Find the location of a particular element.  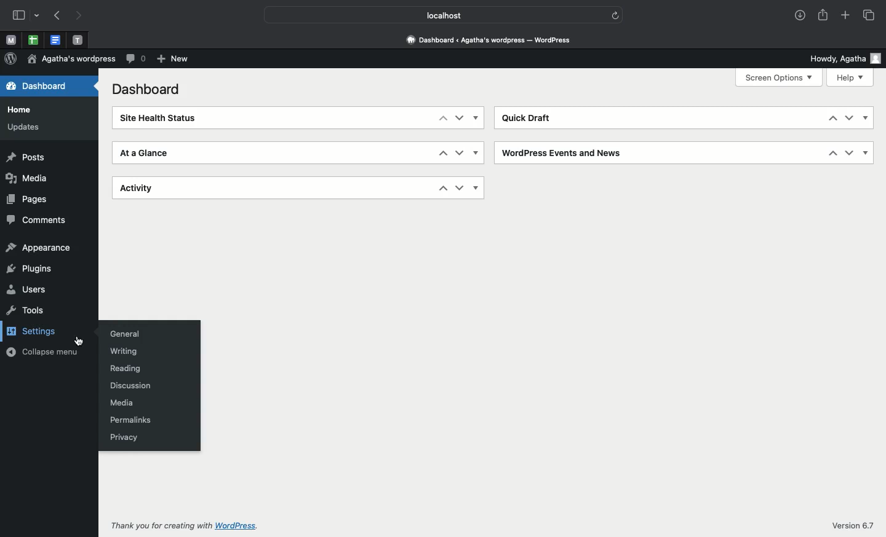

Down is located at coordinates (849, 153).